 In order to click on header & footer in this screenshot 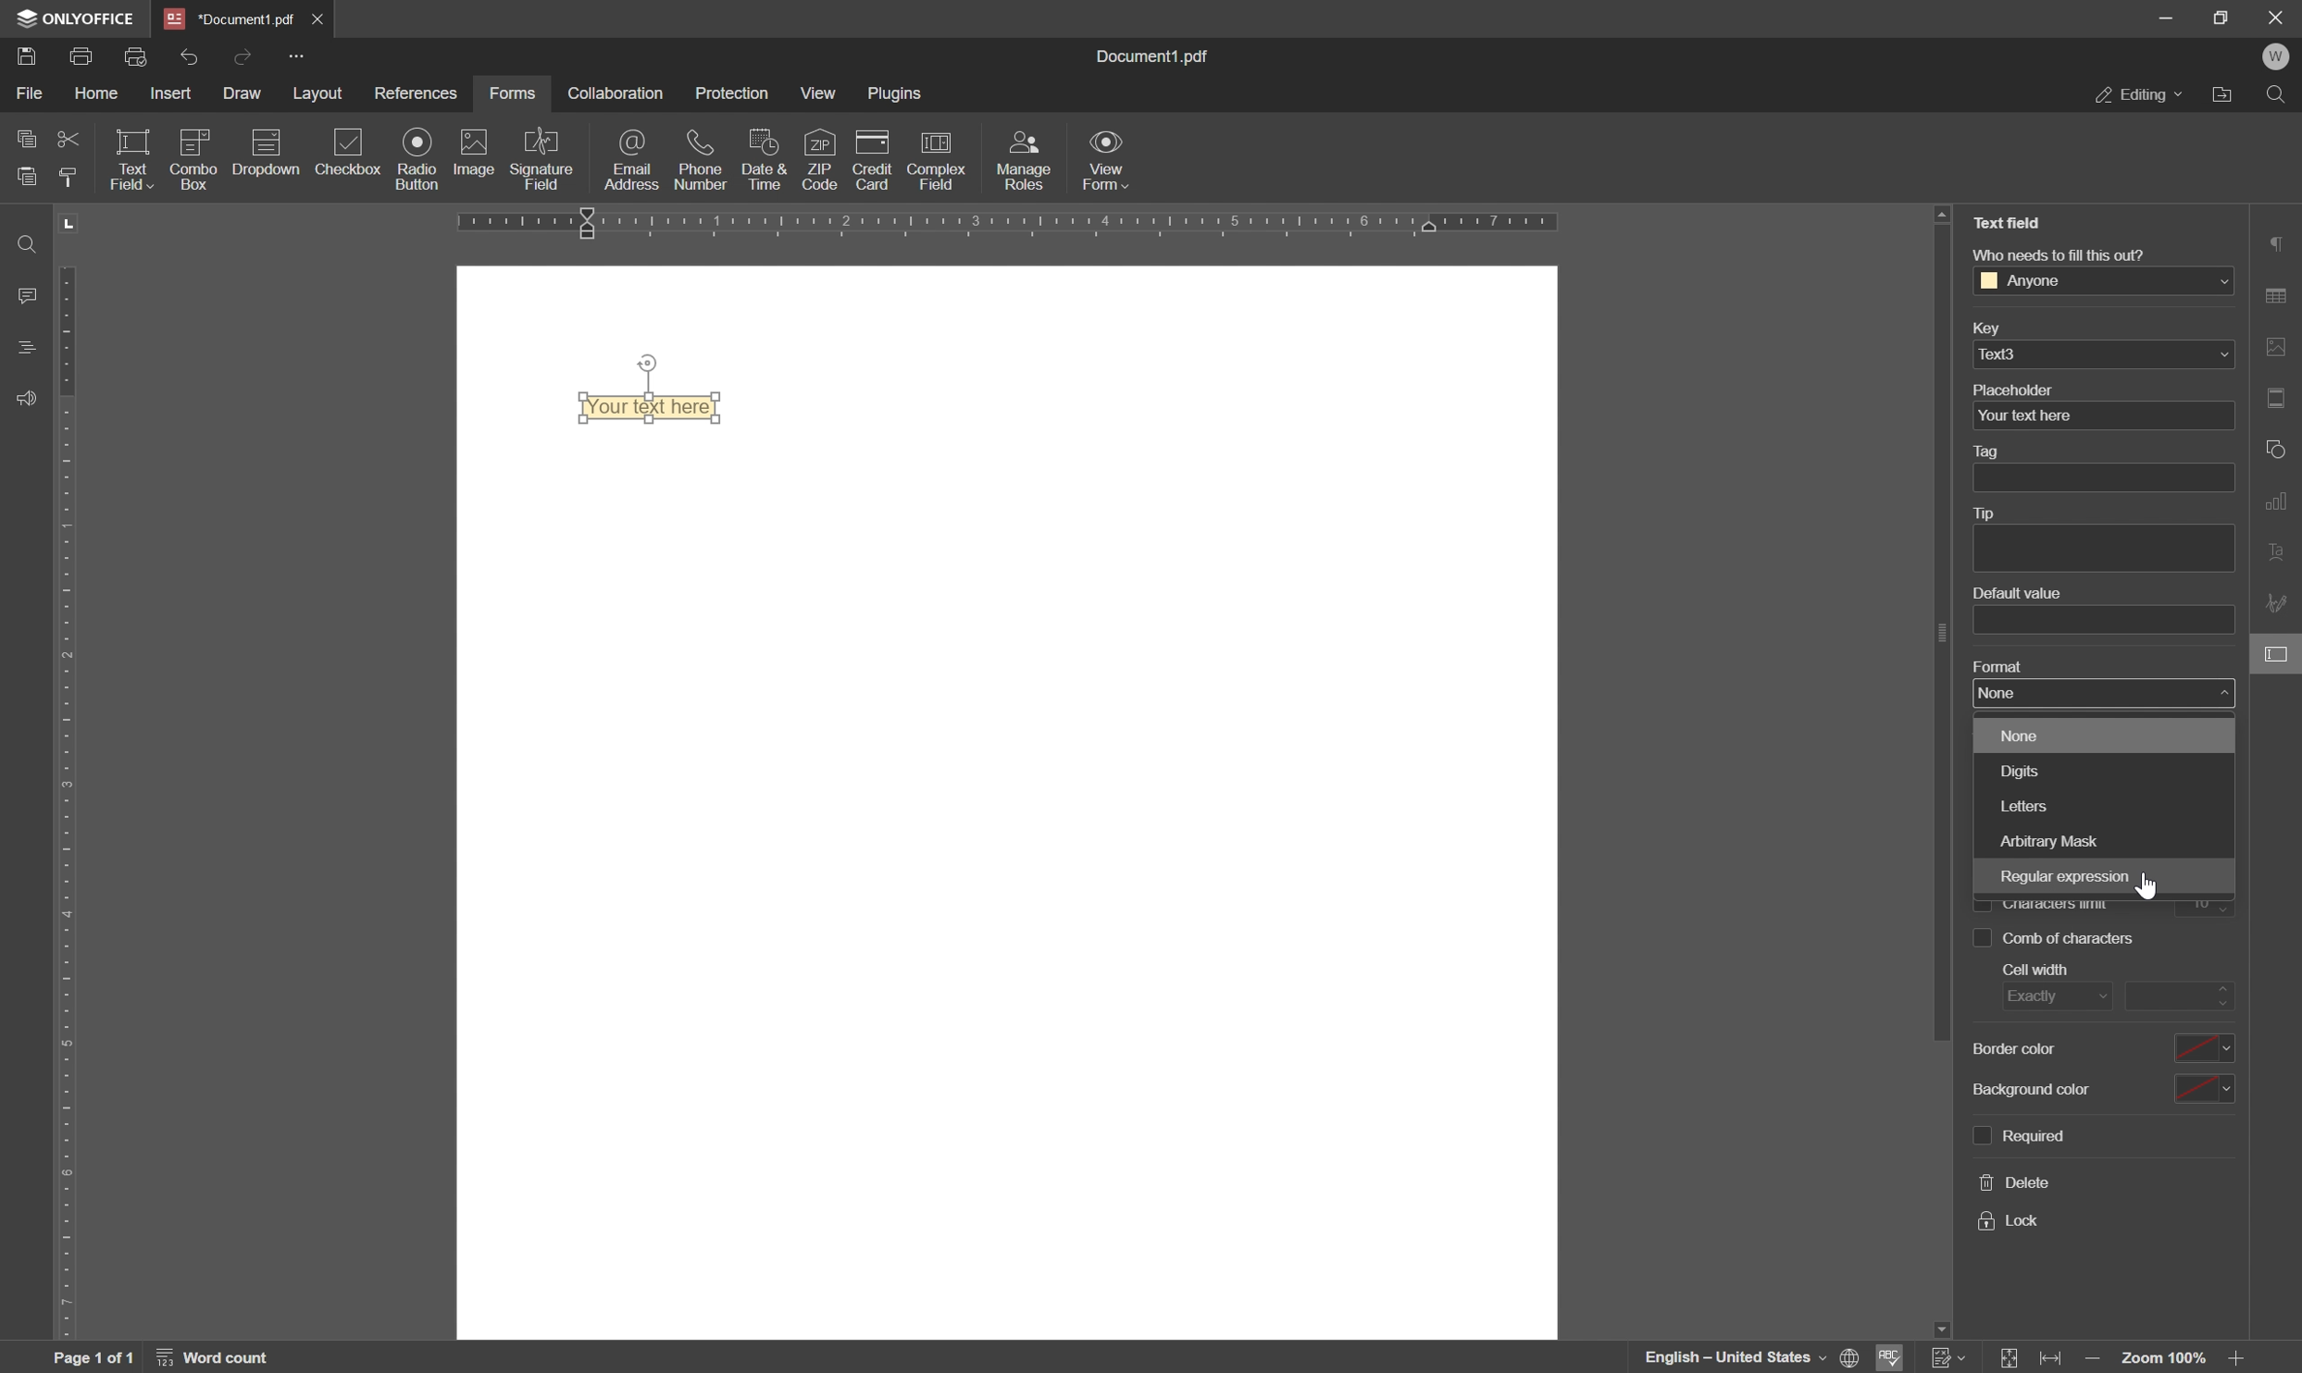, I will do `click(2281, 398)`.